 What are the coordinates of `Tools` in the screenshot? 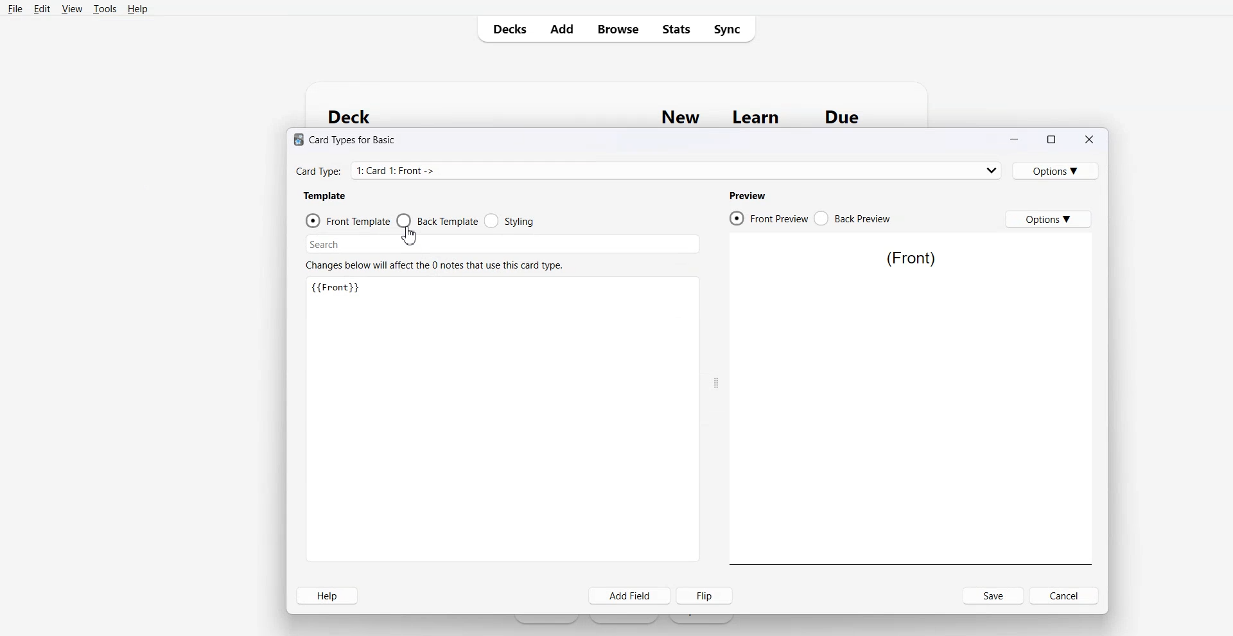 It's located at (105, 8).